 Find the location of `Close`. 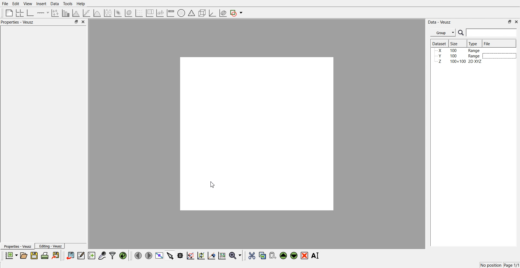

Close is located at coordinates (83, 22).